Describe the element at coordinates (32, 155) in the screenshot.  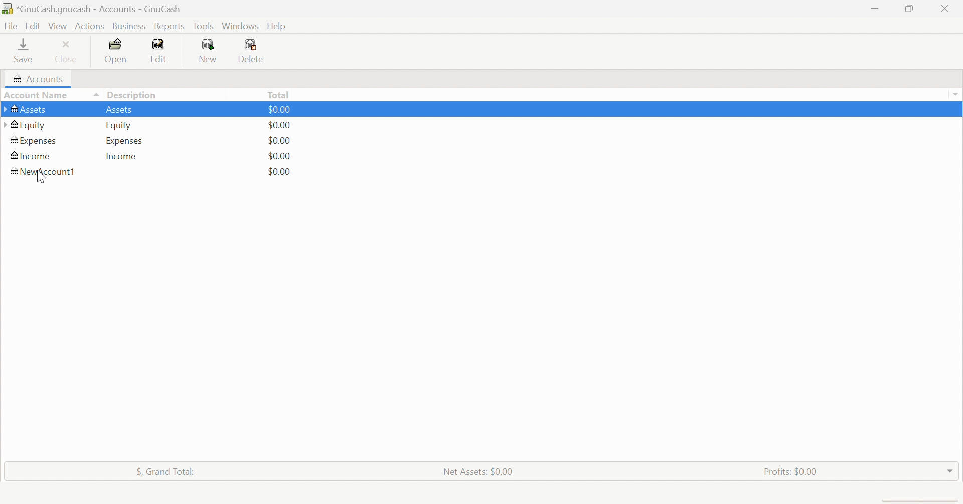
I see `Income` at that location.